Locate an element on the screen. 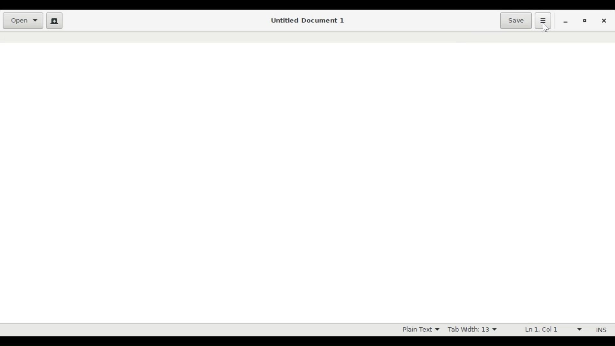 Image resolution: width=615 pixels, height=346 pixels. Ln 1 Col 1 is located at coordinates (549, 329).